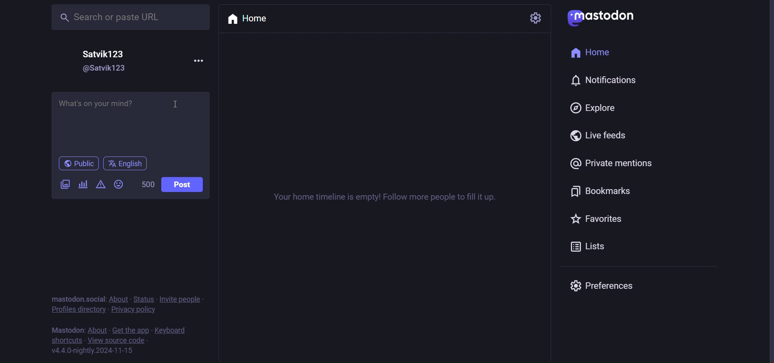  Describe the element at coordinates (77, 310) in the screenshot. I see `perfect directory` at that location.